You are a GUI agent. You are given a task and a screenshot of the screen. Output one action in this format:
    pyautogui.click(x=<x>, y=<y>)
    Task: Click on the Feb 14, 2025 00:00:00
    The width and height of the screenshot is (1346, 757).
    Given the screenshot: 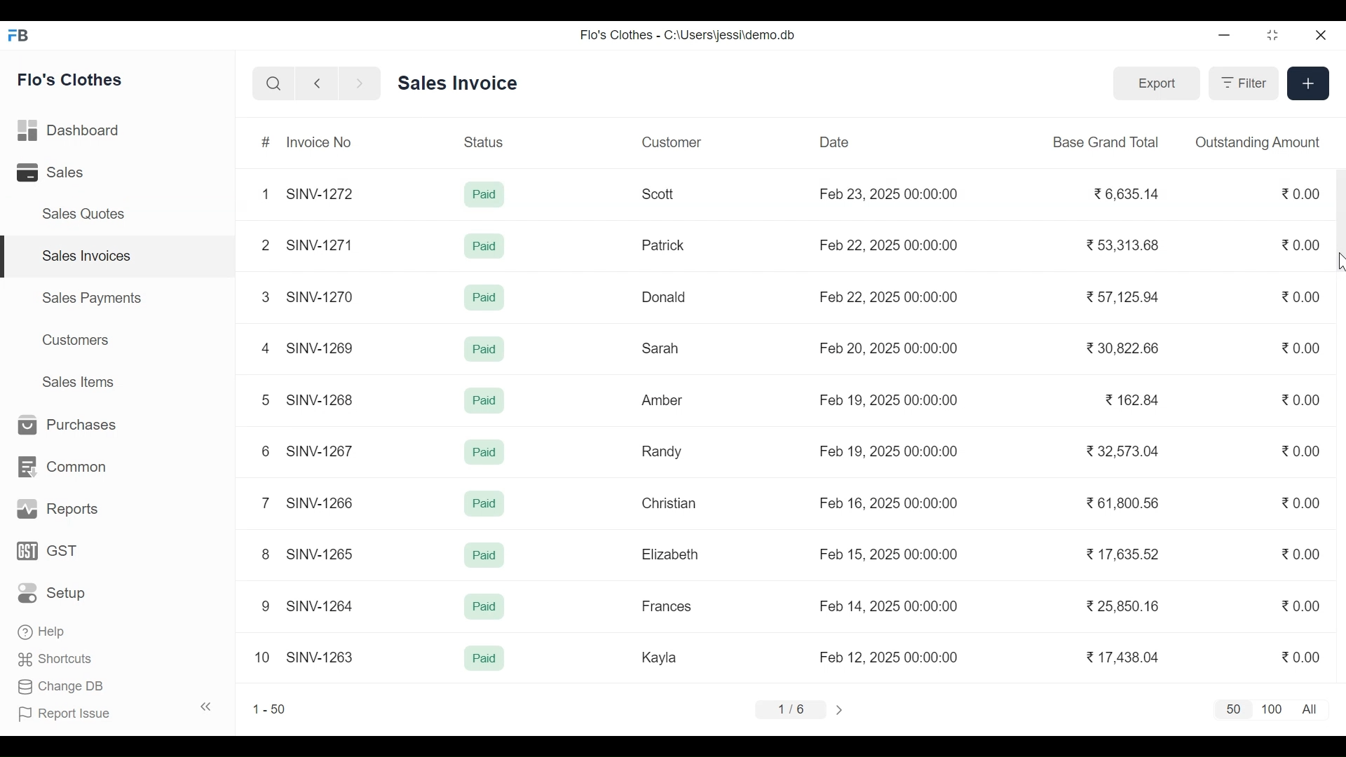 What is the action you would take?
    pyautogui.click(x=890, y=606)
    